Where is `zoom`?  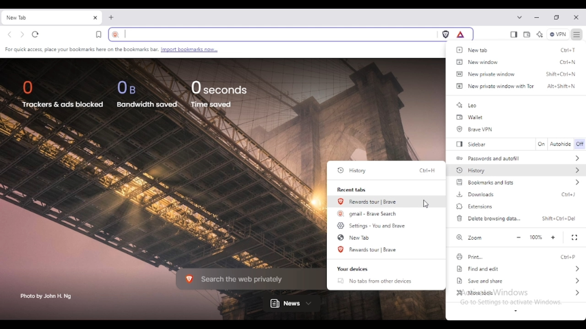
zoom is located at coordinates (468, 237).